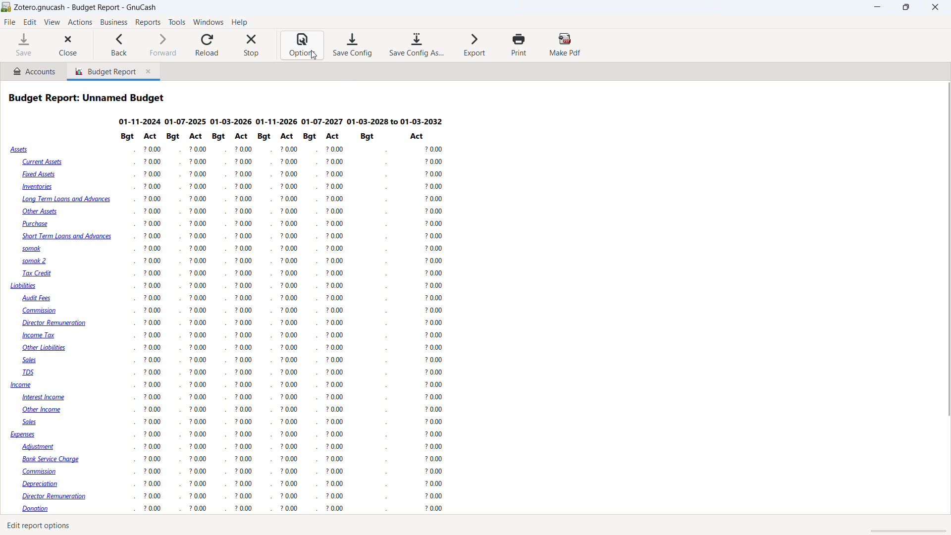 Image resolution: width=951 pixels, height=535 pixels. Describe the element at coordinates (66, 201) in the screenshot. I see `Long Term Loans and Advances` at that location.